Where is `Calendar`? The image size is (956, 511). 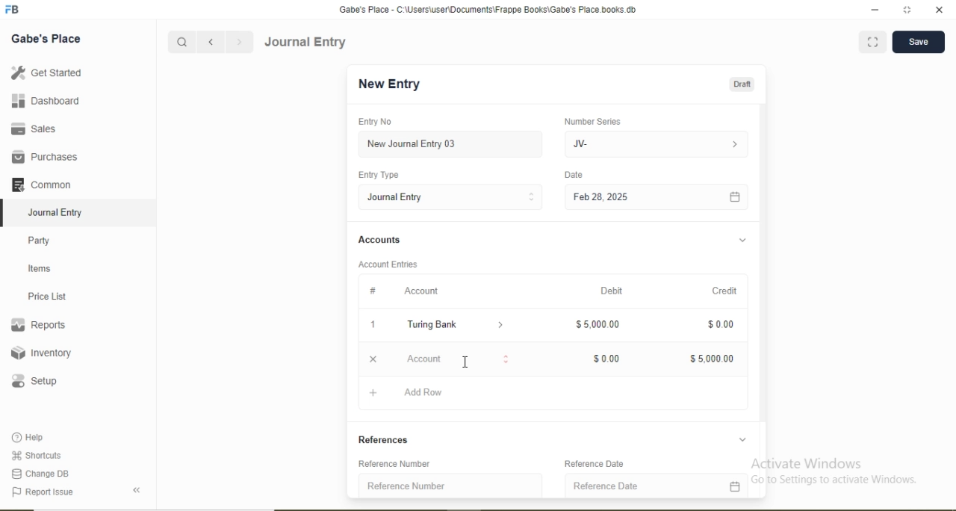 Calendar is located at coordinates (735, 198).